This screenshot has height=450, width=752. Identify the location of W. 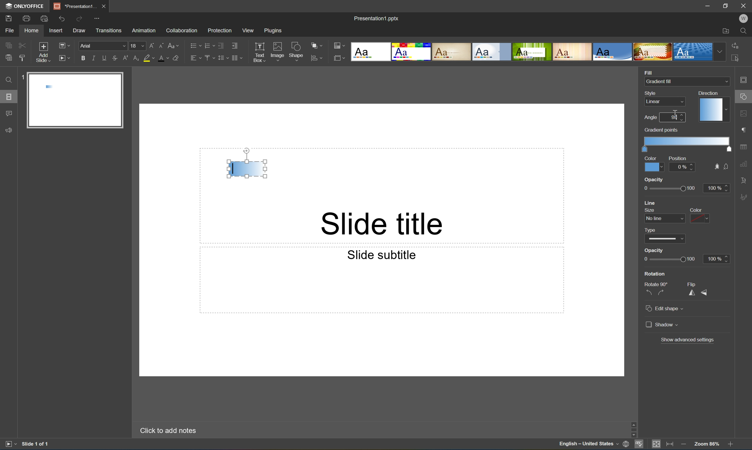
(744, 18).